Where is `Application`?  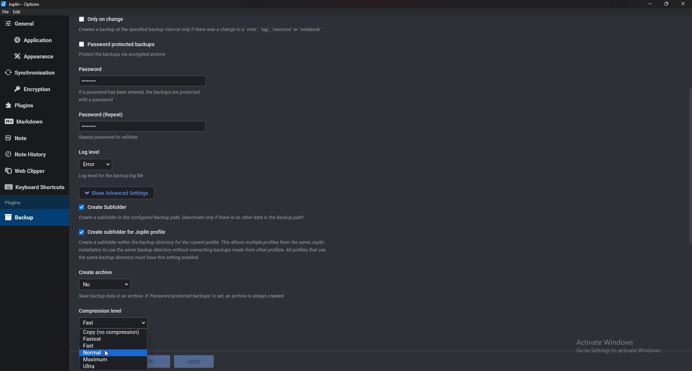 Application is located at coordinates (32, 40).